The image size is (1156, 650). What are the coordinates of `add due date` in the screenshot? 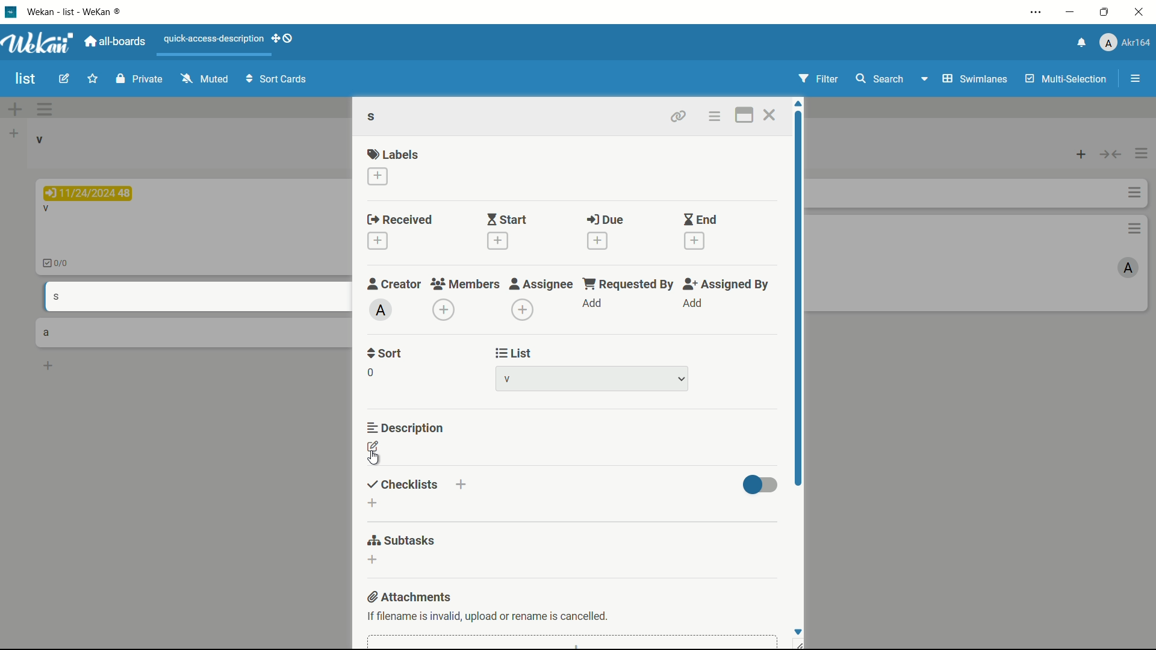 It's located at (598, 241).